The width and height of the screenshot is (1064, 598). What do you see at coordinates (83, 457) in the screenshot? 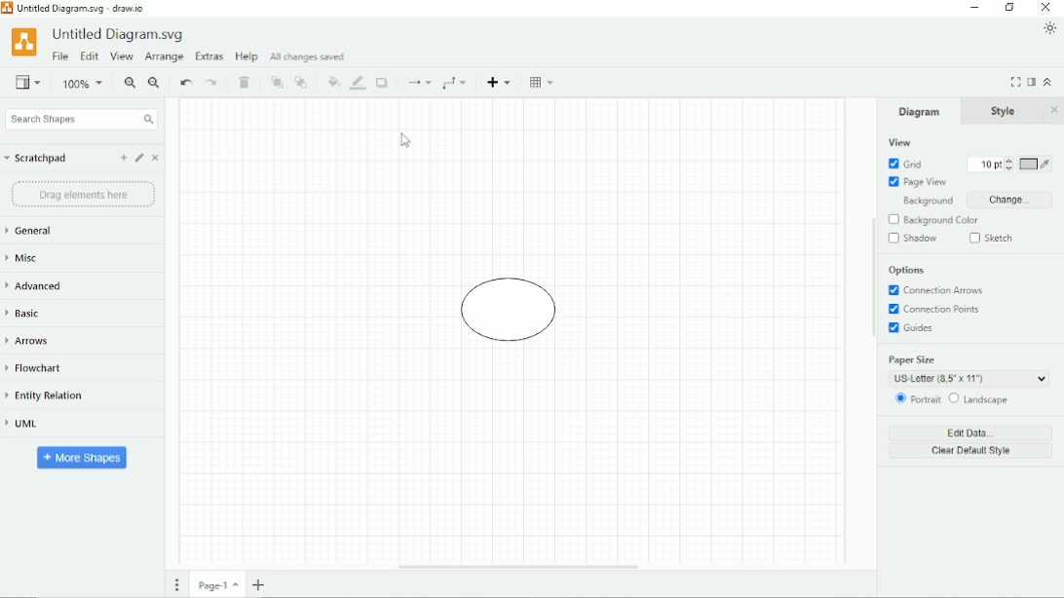
I see `More Shapes` at bounding box center [83, 457].